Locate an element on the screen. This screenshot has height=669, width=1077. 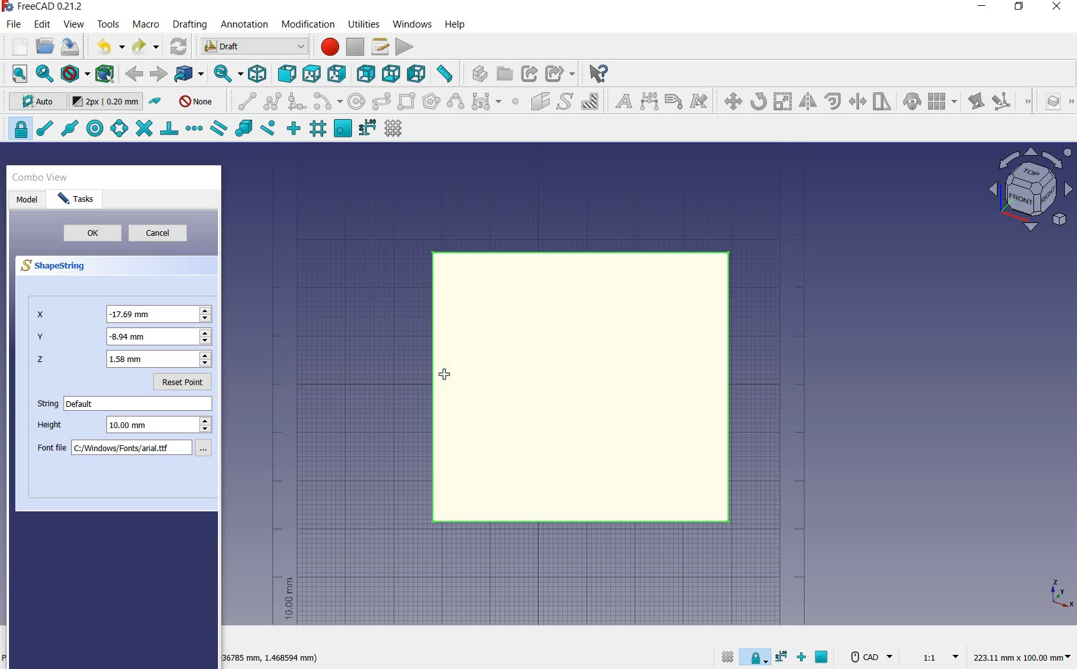
view is located at coordinates (74, 24).